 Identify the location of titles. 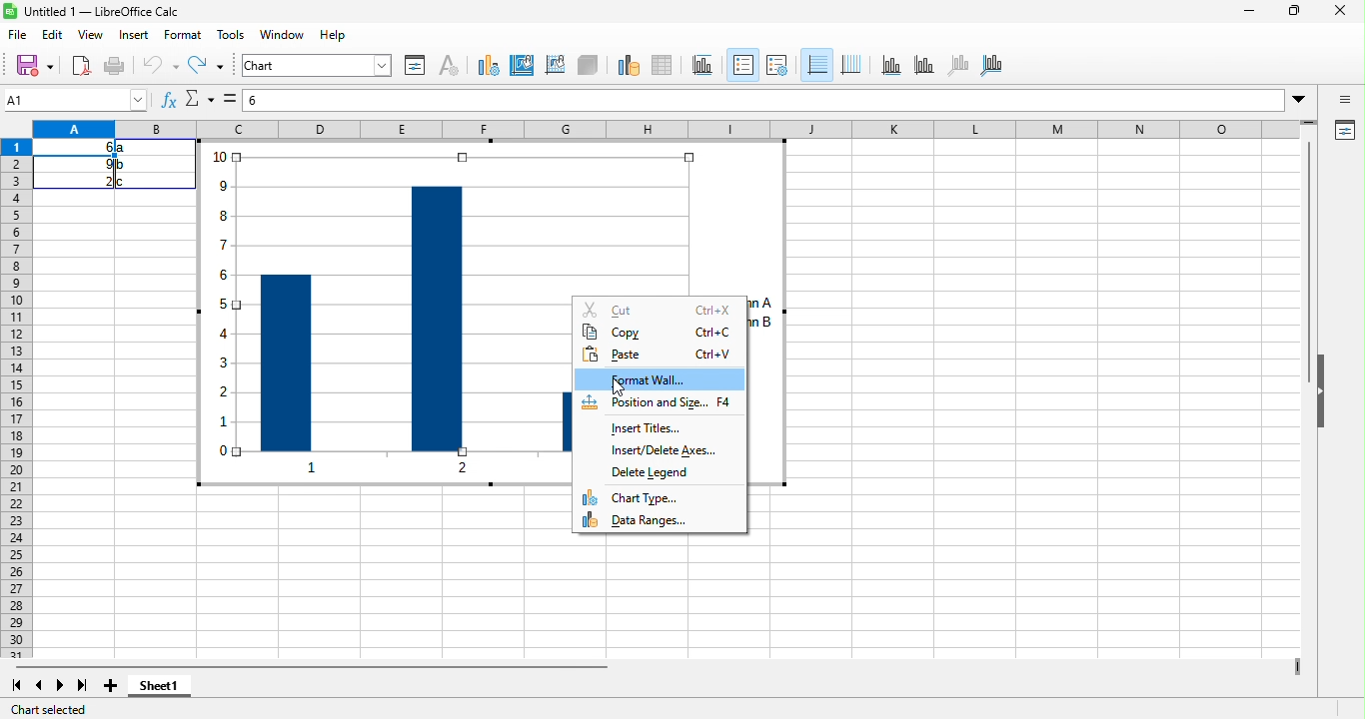
(699, 65).